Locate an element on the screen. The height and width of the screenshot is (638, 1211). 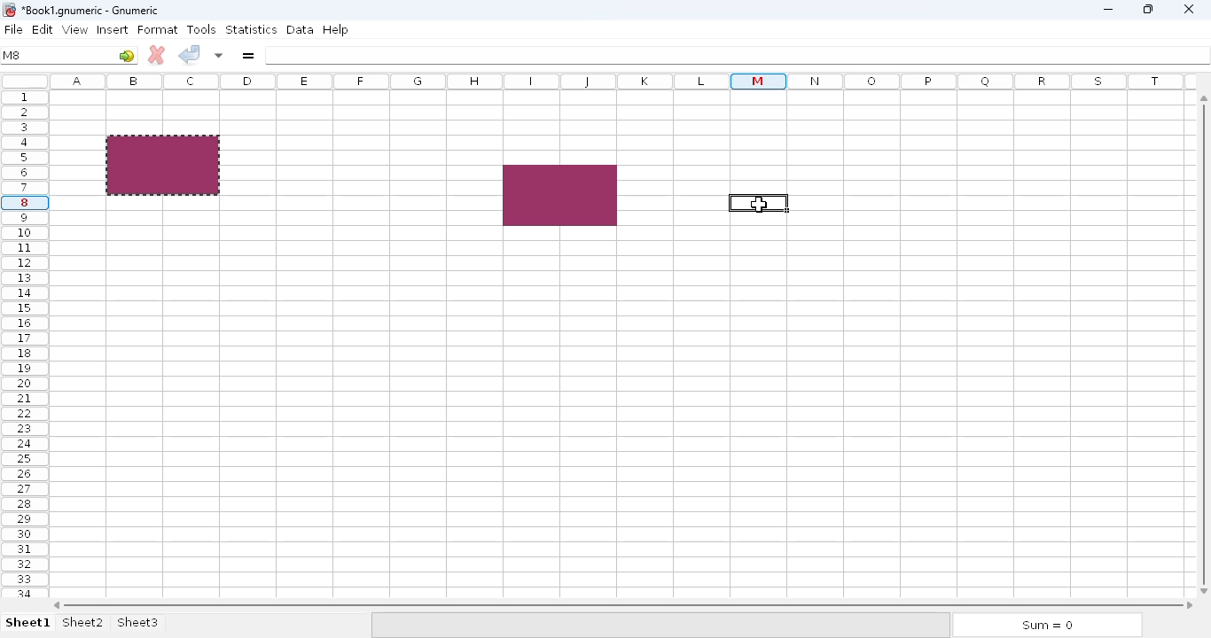
data is located at coordinates (300, 29).